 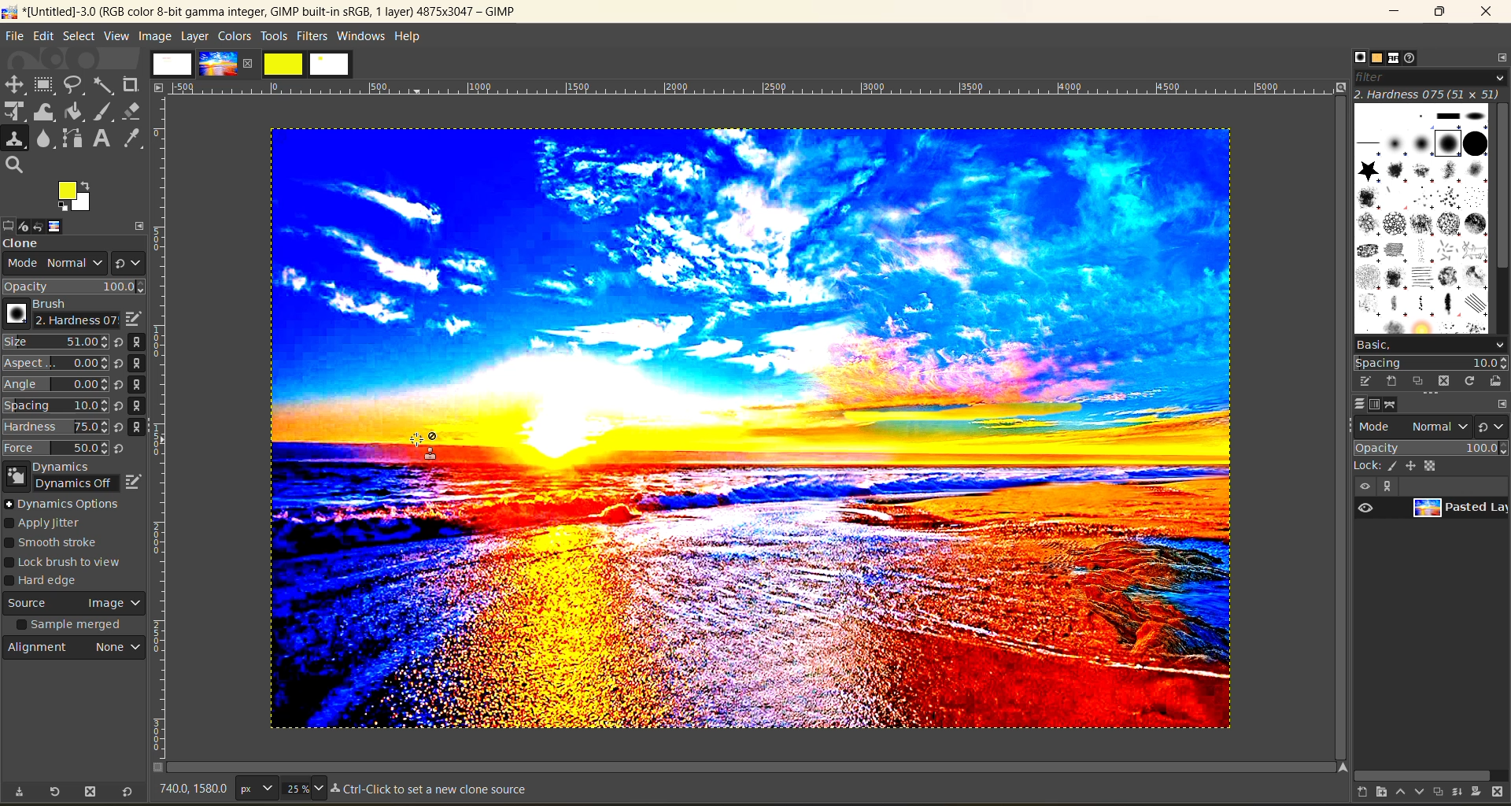 What do you see at coordinates (15, 165) in the screenshot?
I see `Search` at bounding box center [15, 165].